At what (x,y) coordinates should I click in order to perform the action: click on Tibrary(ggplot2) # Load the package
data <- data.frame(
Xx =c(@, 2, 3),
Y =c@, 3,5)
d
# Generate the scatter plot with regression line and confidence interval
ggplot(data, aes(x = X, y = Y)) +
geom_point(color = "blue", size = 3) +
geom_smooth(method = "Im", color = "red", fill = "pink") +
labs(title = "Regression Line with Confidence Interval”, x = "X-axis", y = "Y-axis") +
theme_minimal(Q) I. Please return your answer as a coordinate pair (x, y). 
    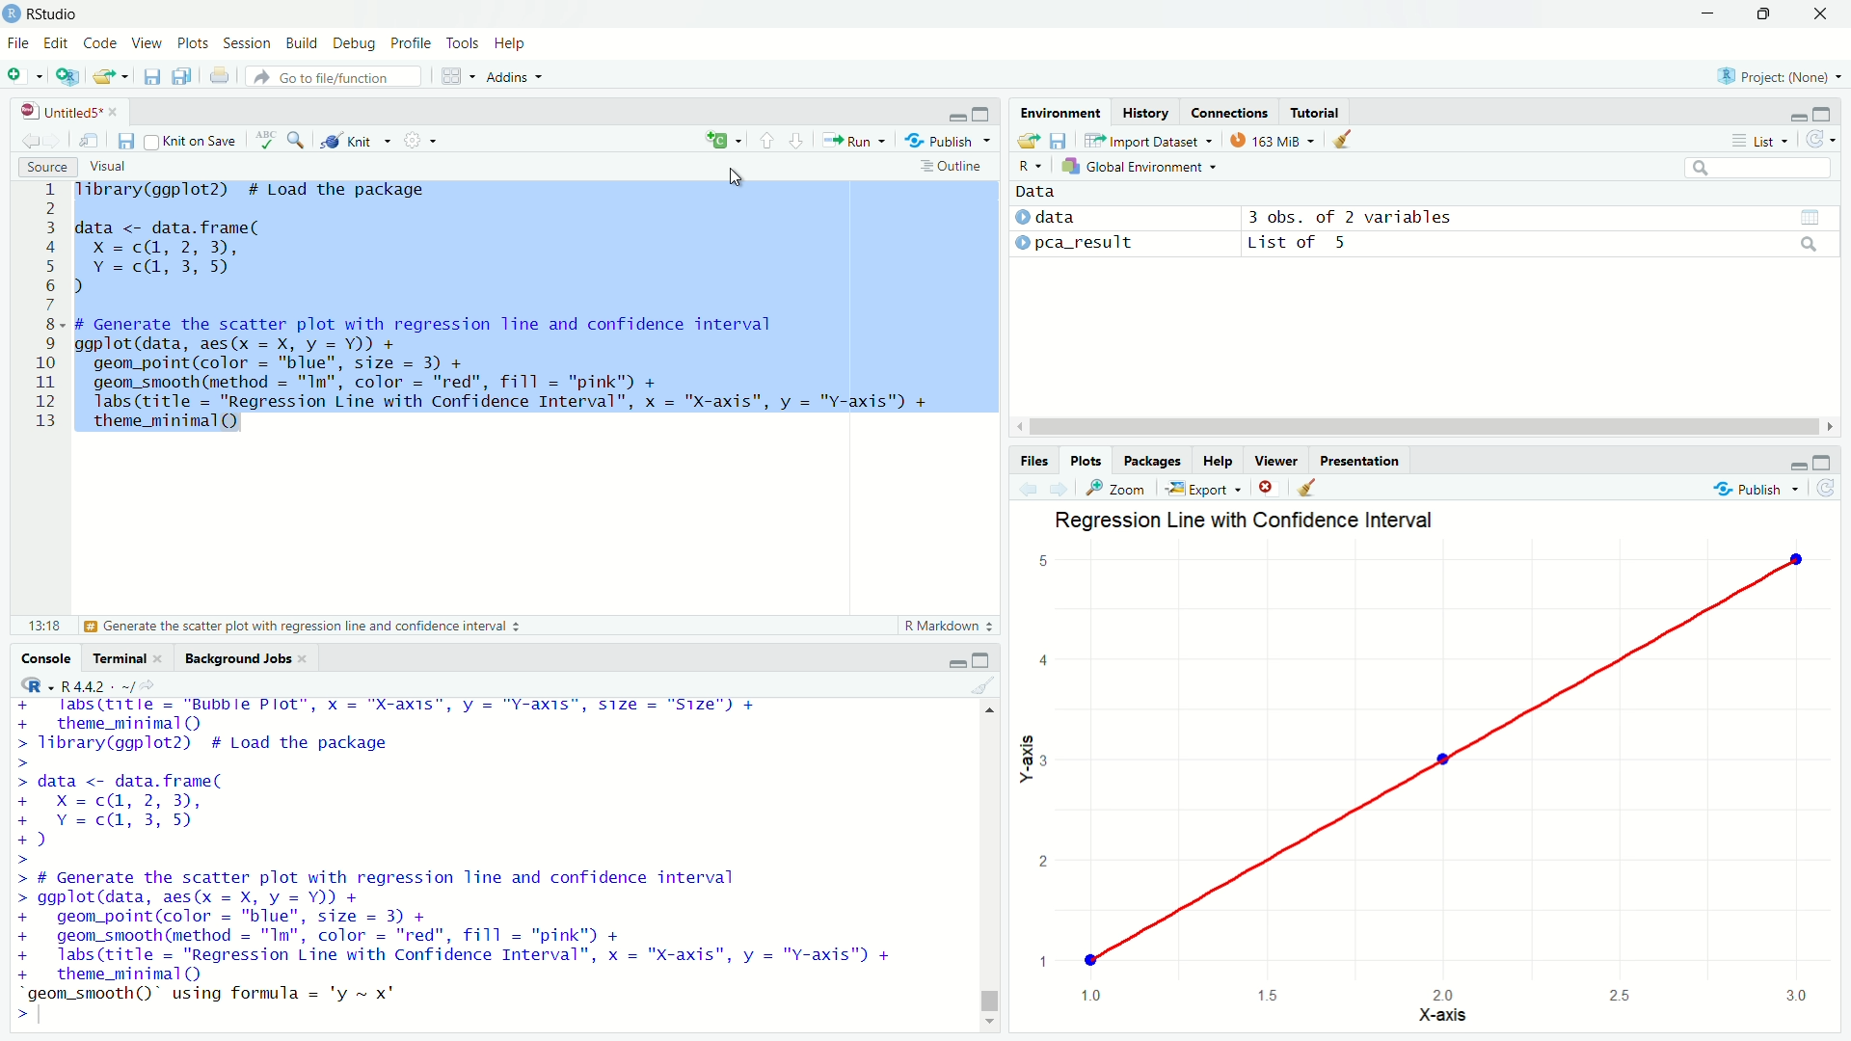
    Looking at the image, I should click on (501, 311).